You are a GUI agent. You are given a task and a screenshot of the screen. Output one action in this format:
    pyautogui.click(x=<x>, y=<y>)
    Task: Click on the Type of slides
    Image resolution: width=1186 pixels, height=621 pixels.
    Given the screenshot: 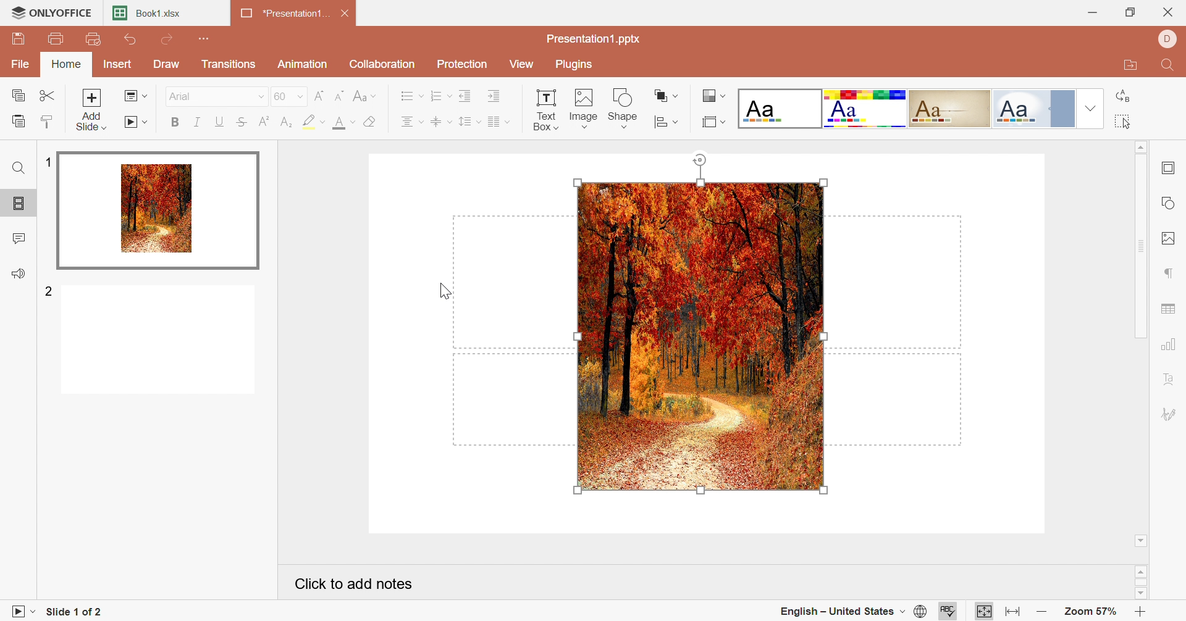 What is the action you would take?
    pyautogui.click(x=904, y=108)
    